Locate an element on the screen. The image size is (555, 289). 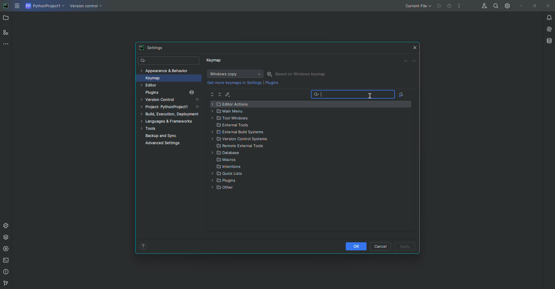
Keymap is located at coordinates (215, 61).